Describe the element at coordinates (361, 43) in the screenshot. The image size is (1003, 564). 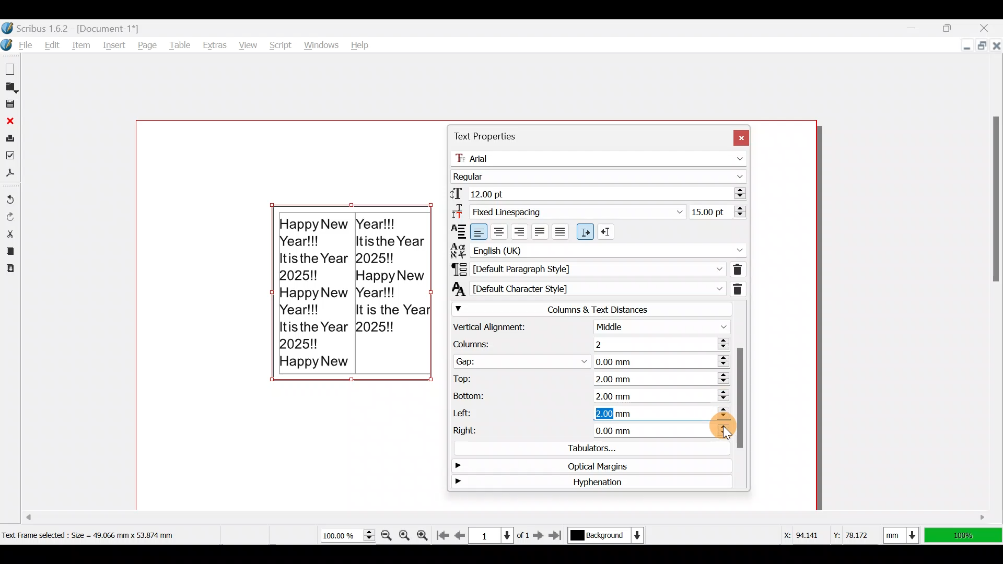
I see `Help` at that location.